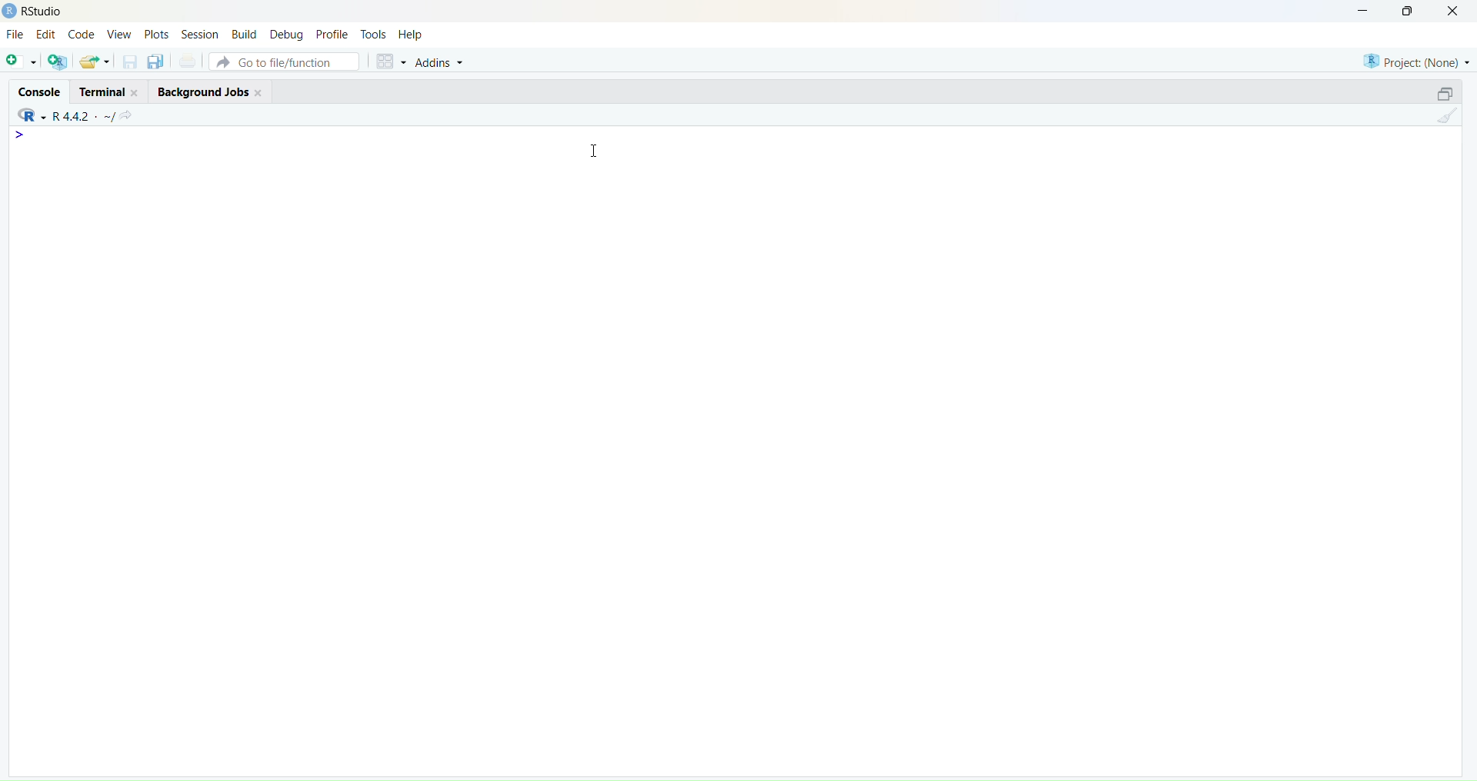  What do you see at coordinates (122, 35) in the screenshot?
I see `View` at bounding box center [122, 35].